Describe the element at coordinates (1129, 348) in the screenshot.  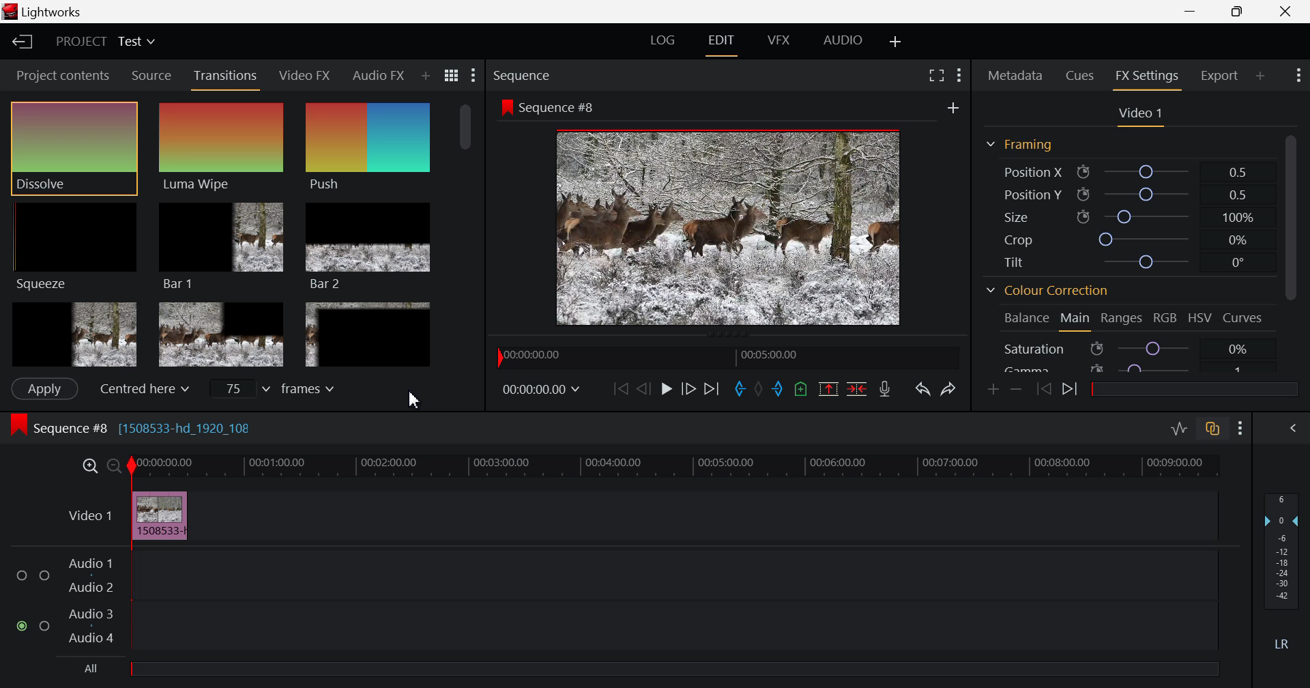
I see `Saturation` at that location.